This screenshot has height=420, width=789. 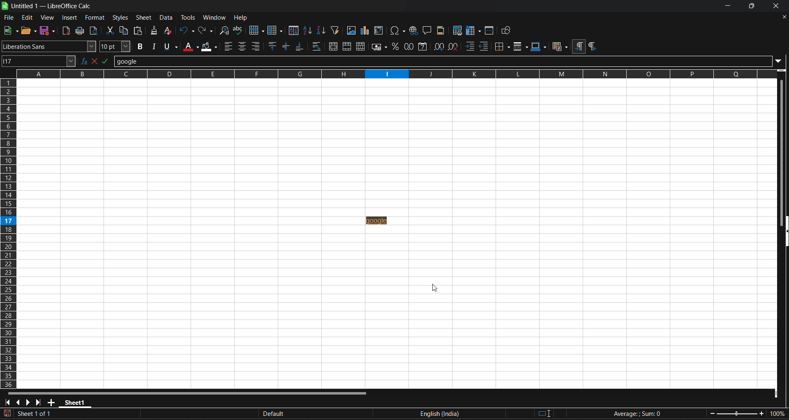 I want to click on align bottom, so click(x=300, y=46).